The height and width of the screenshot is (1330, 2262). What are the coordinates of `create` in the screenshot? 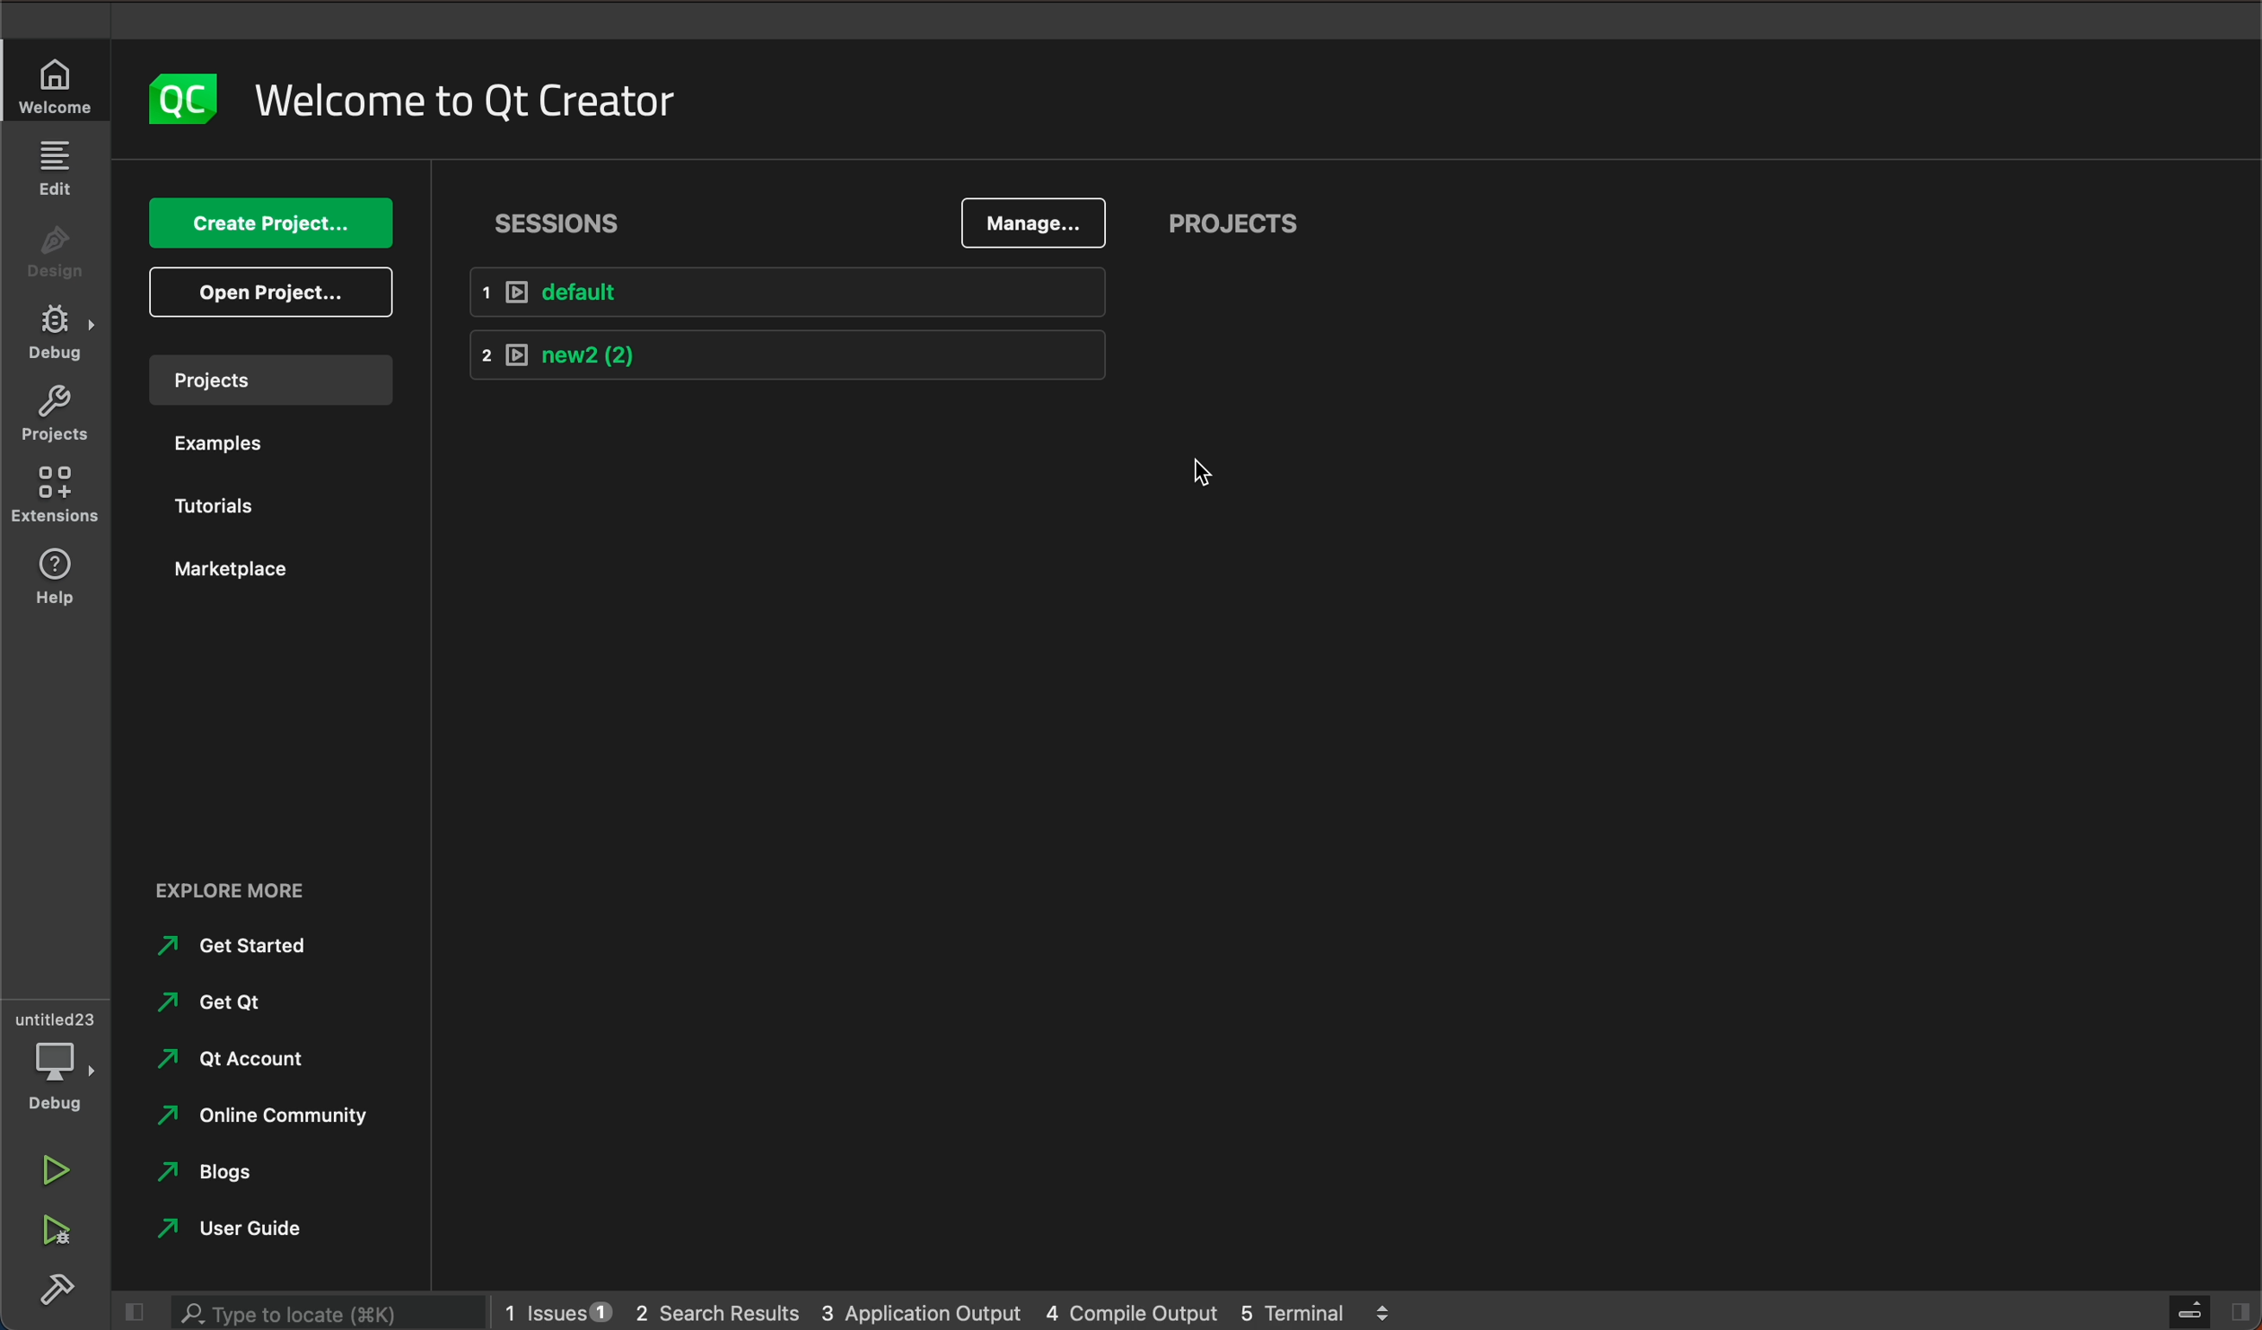 It's located at (272, 222).